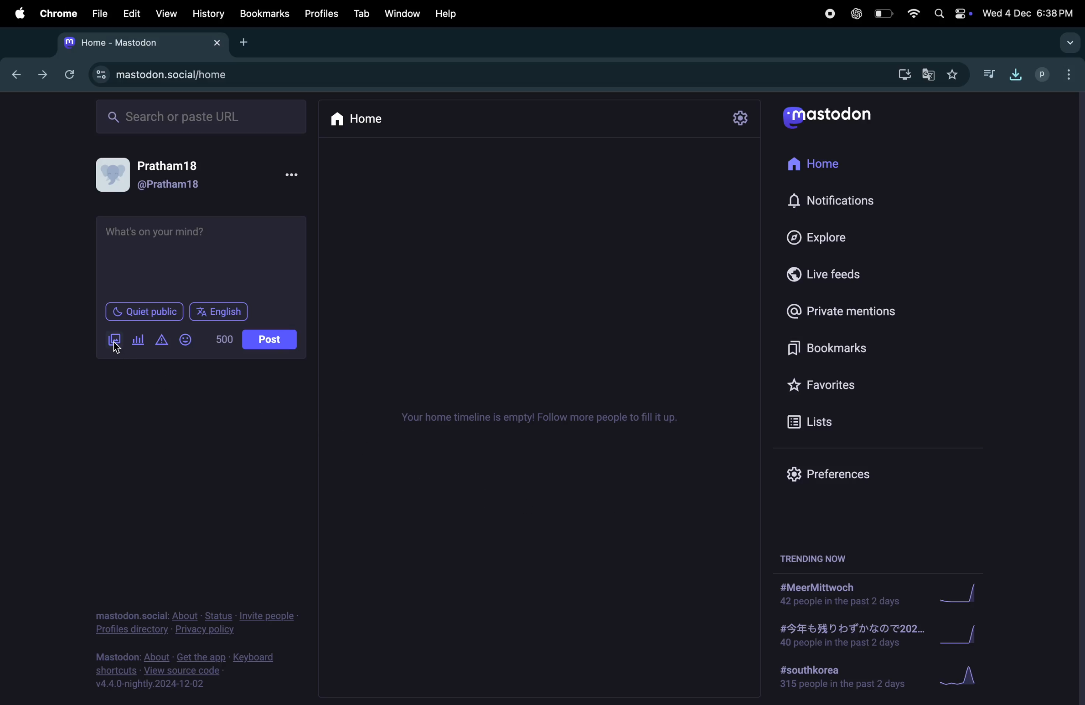  What do you see at coordinates (121, 350) in the screenshot?
I see `cursor` at bounding box center [121, 350].